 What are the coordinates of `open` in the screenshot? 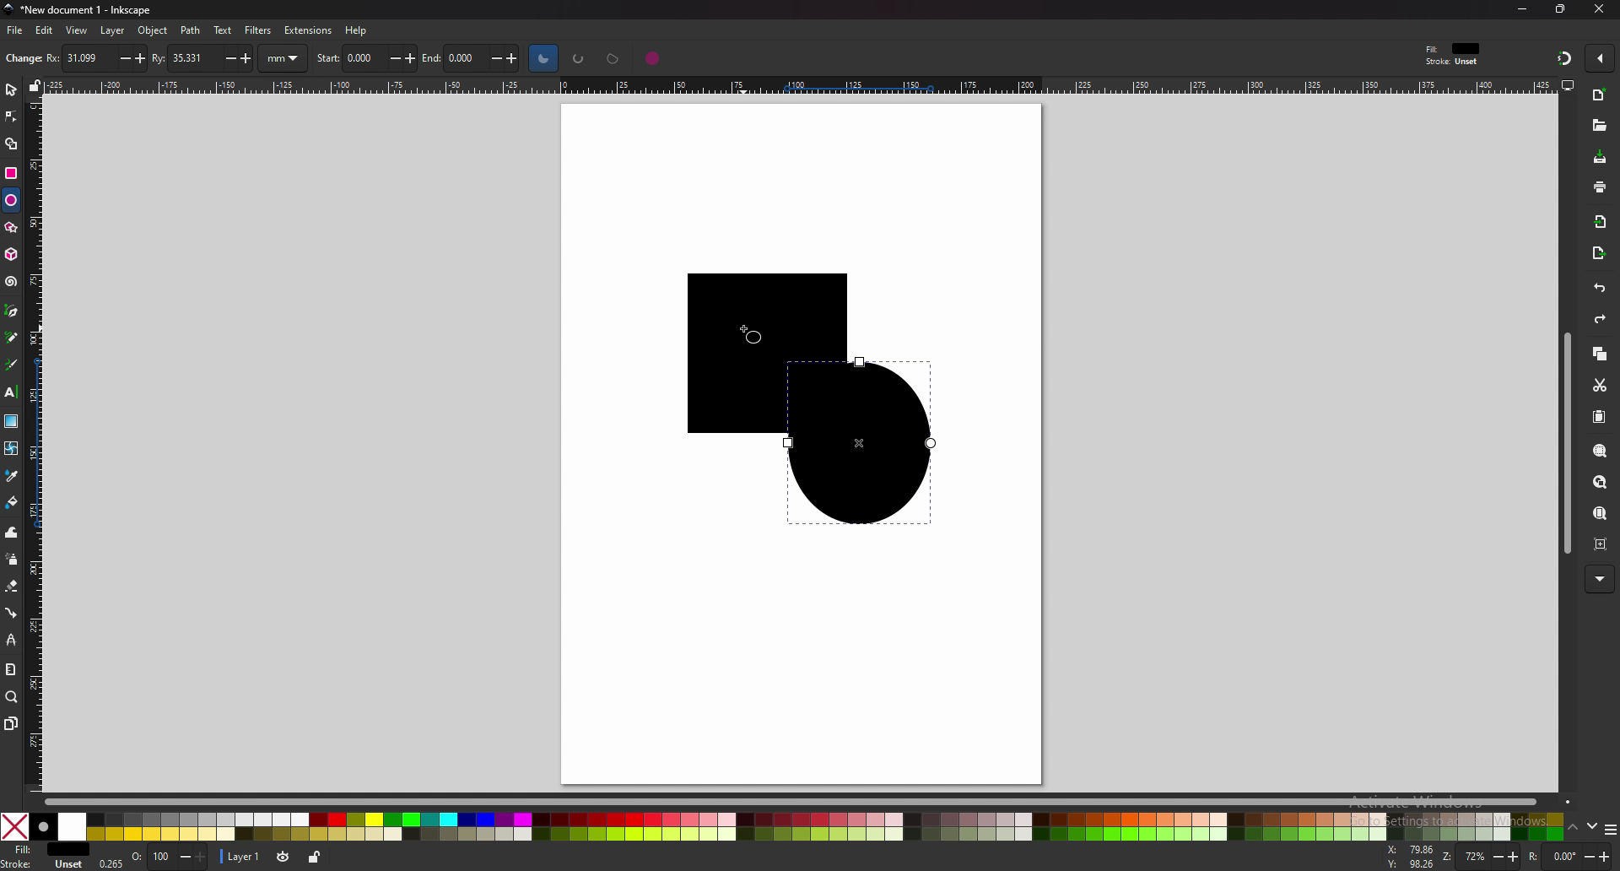 It's located at (1599, 125).